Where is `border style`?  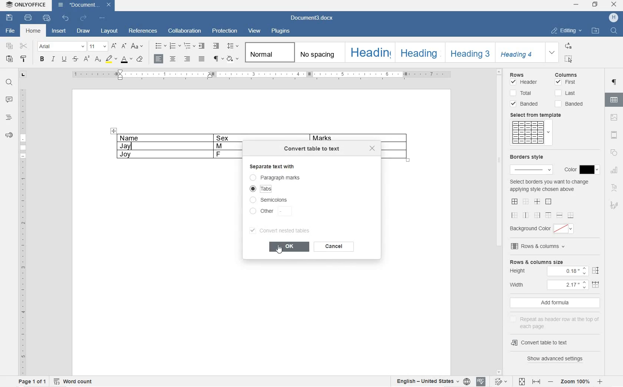 border style is located at coordinates (531, 163).